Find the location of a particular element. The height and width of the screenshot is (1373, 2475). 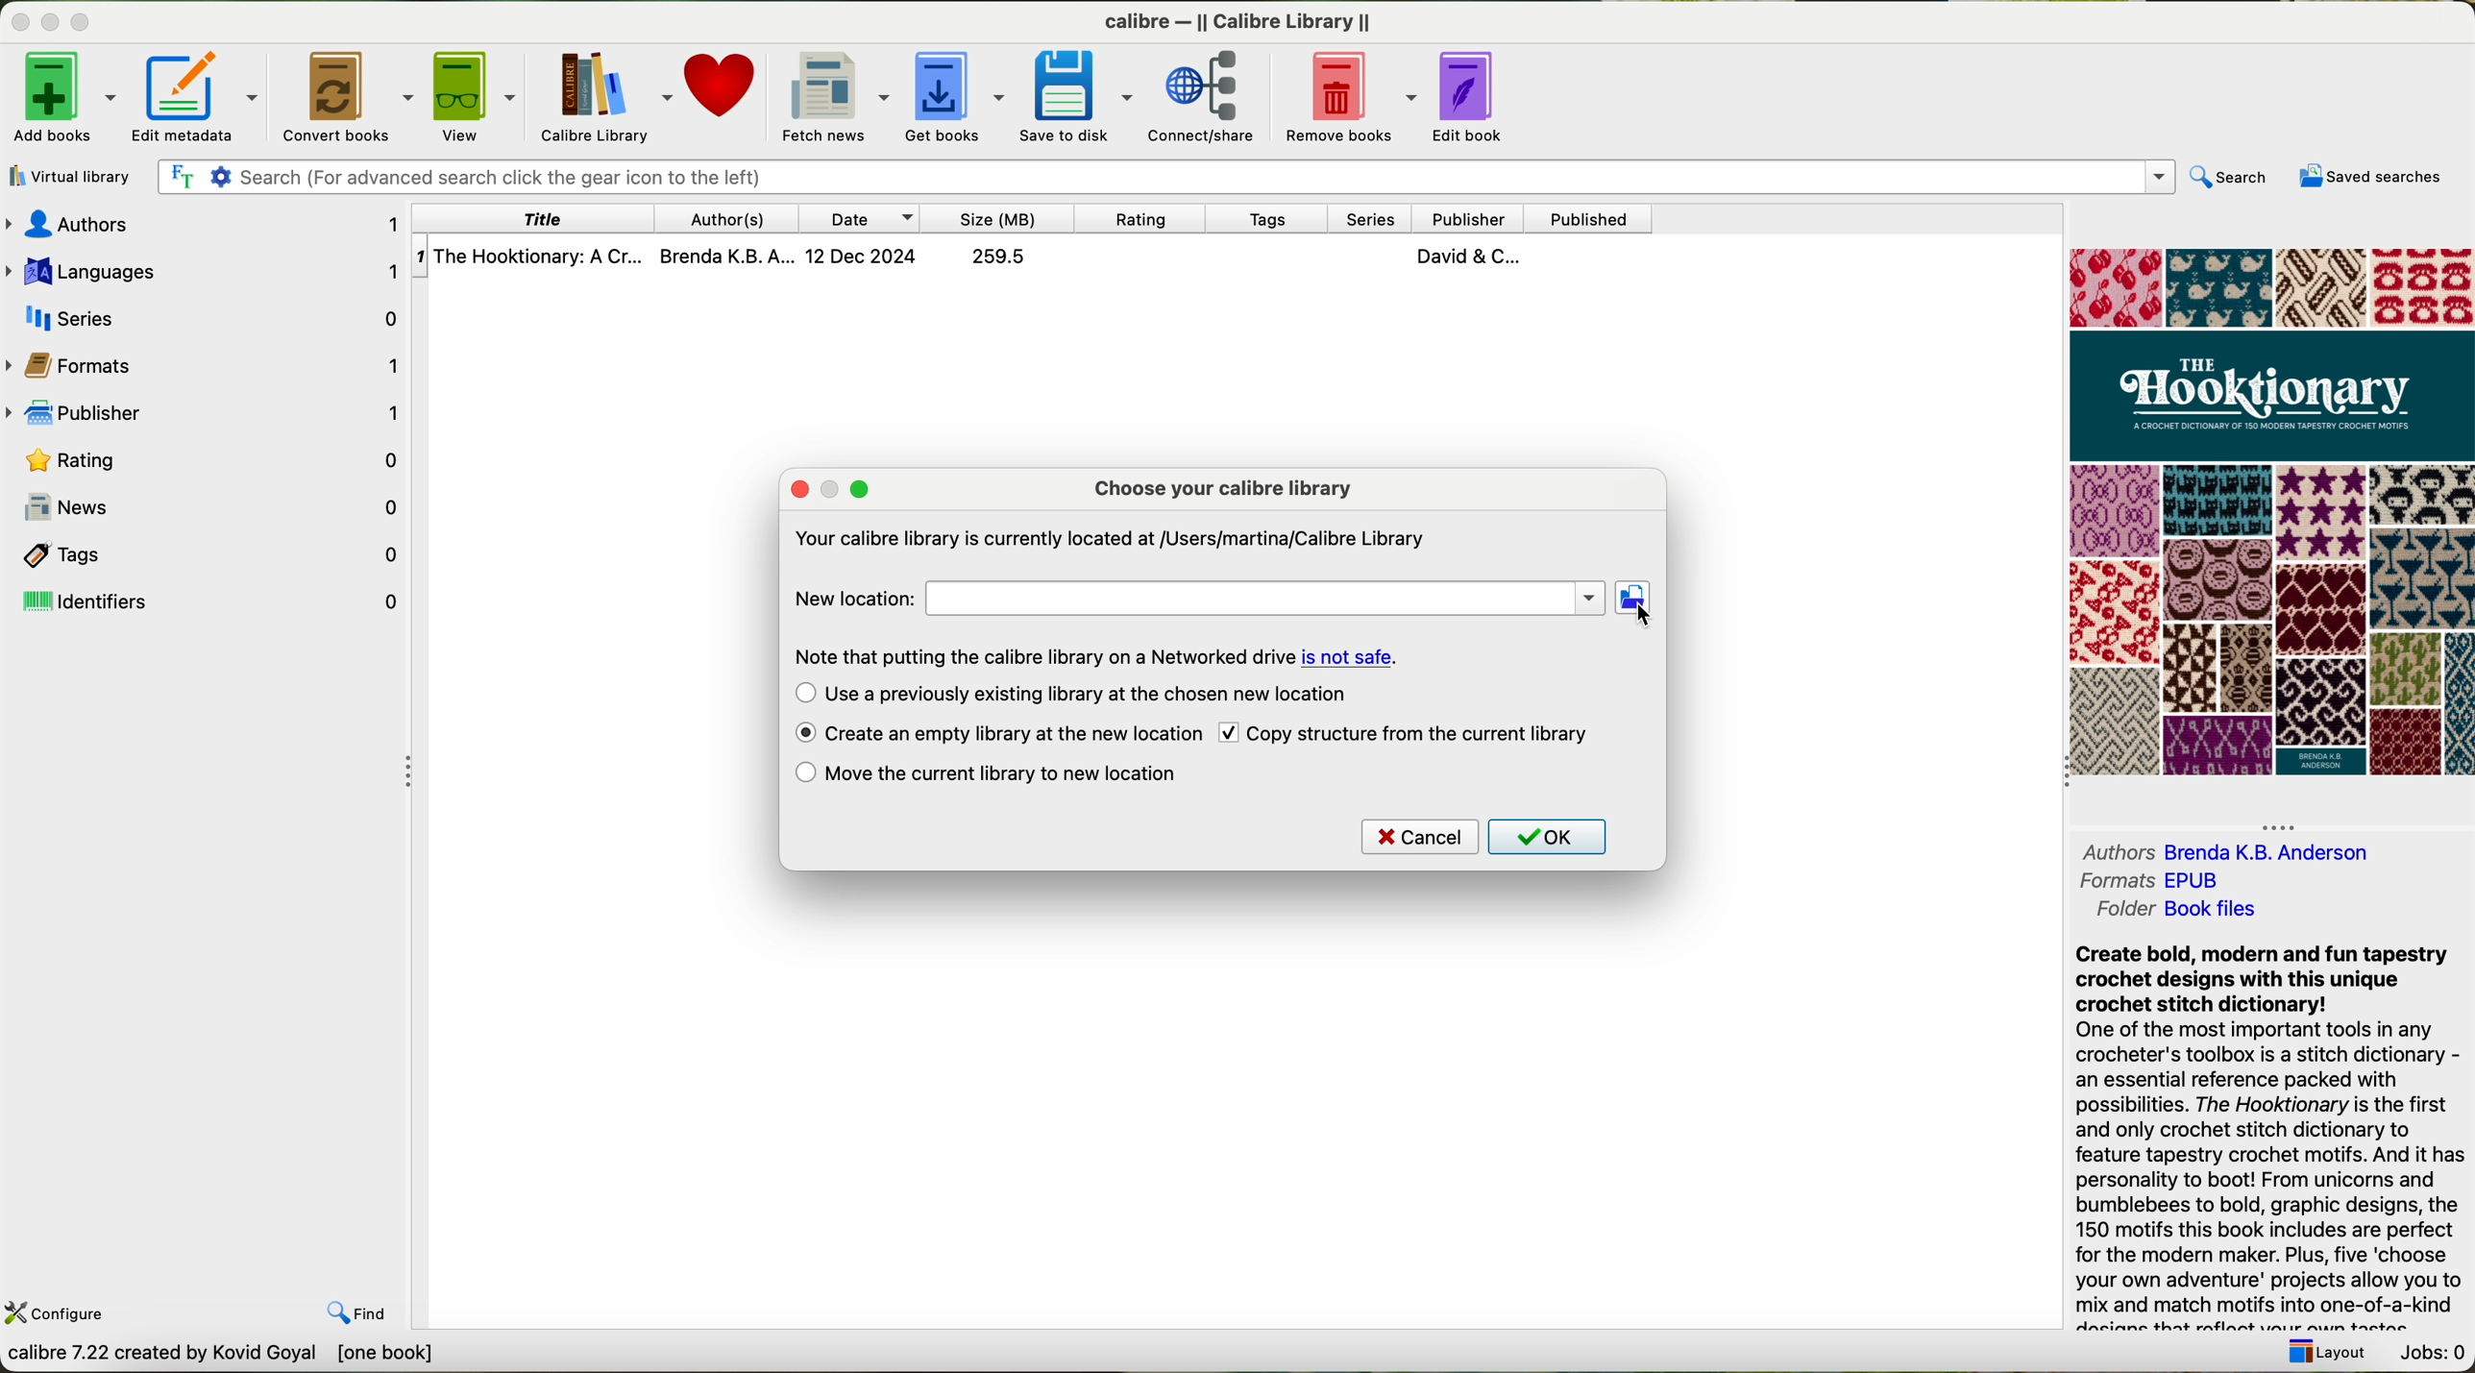

copy structure from current library is located at coordinates (1421, 734).